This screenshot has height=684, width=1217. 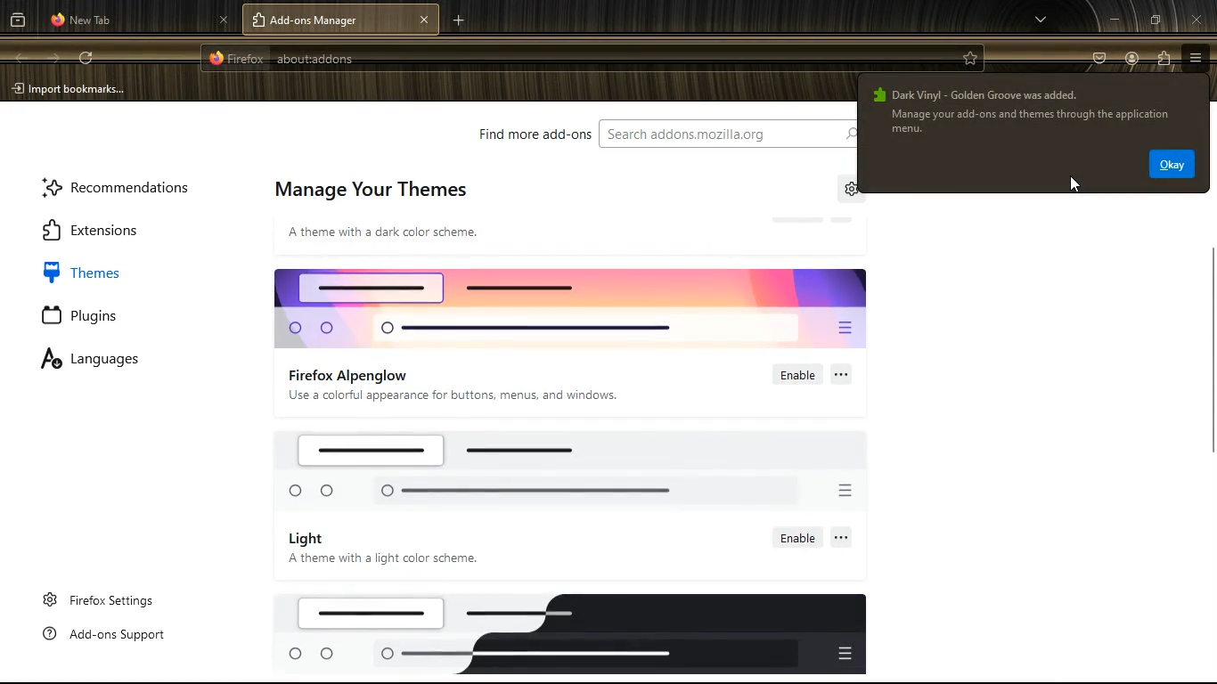 What do you see at coordinates (1199, 18) in the screenshot?
I see `close` at bounding box center [1199, 18].